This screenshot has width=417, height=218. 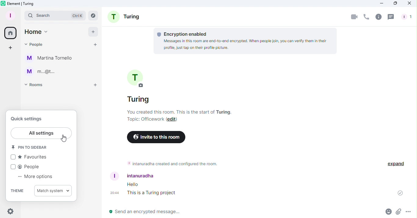 I want to click on dots, so click(x=16, y=177).